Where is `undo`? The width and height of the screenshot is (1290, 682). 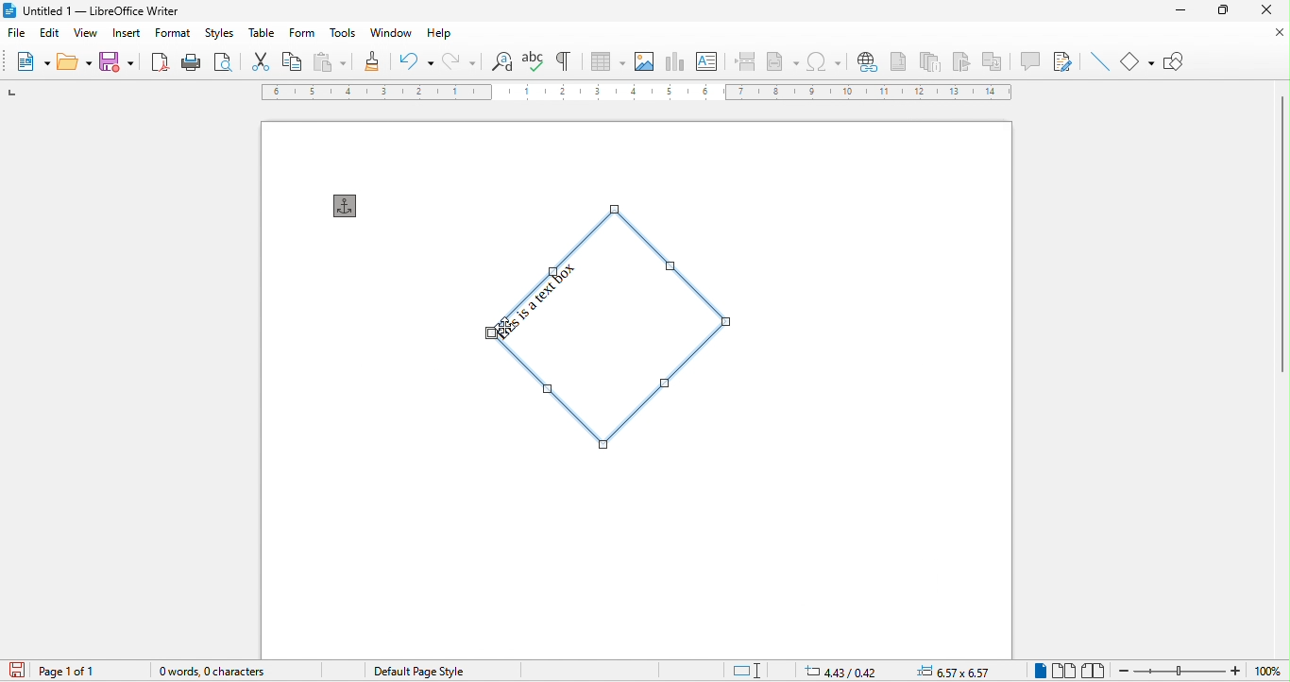
undo is located at coordinates (414, 61).